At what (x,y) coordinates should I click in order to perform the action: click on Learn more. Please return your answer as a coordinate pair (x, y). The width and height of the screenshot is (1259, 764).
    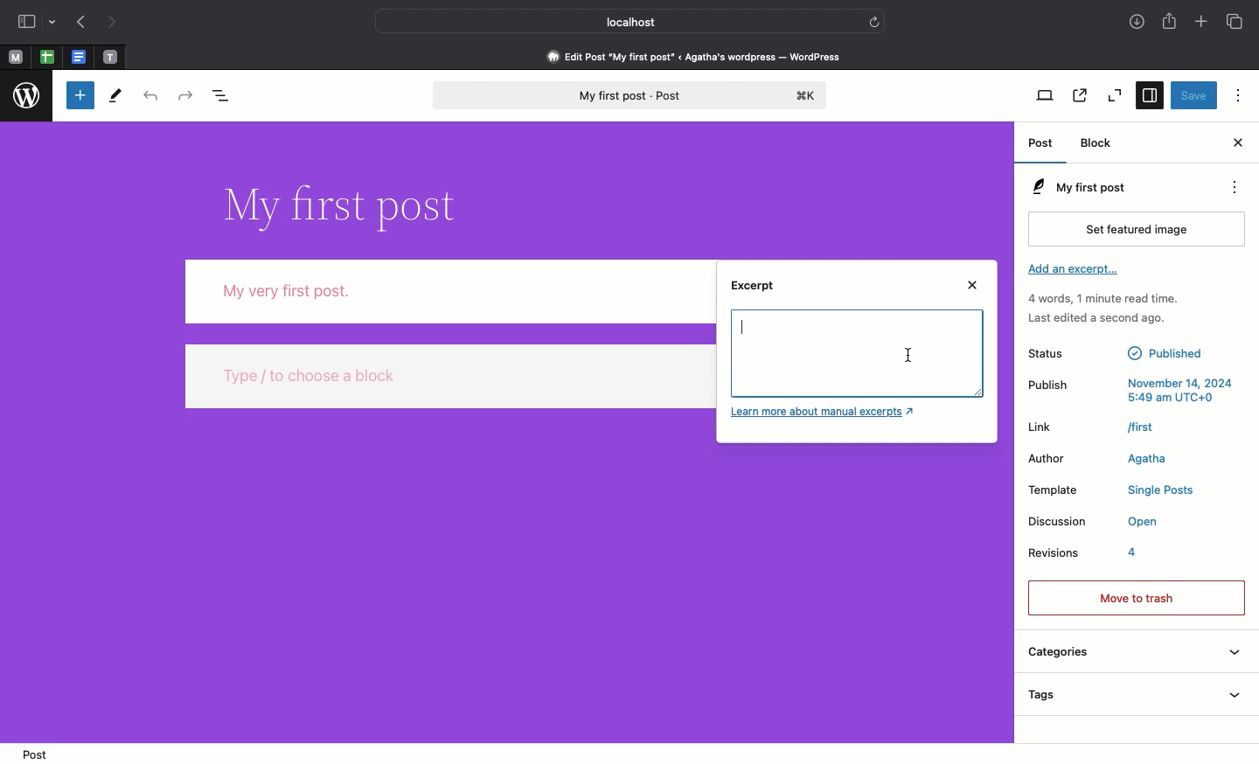
    Looking at the image, I should click on (826, 413).